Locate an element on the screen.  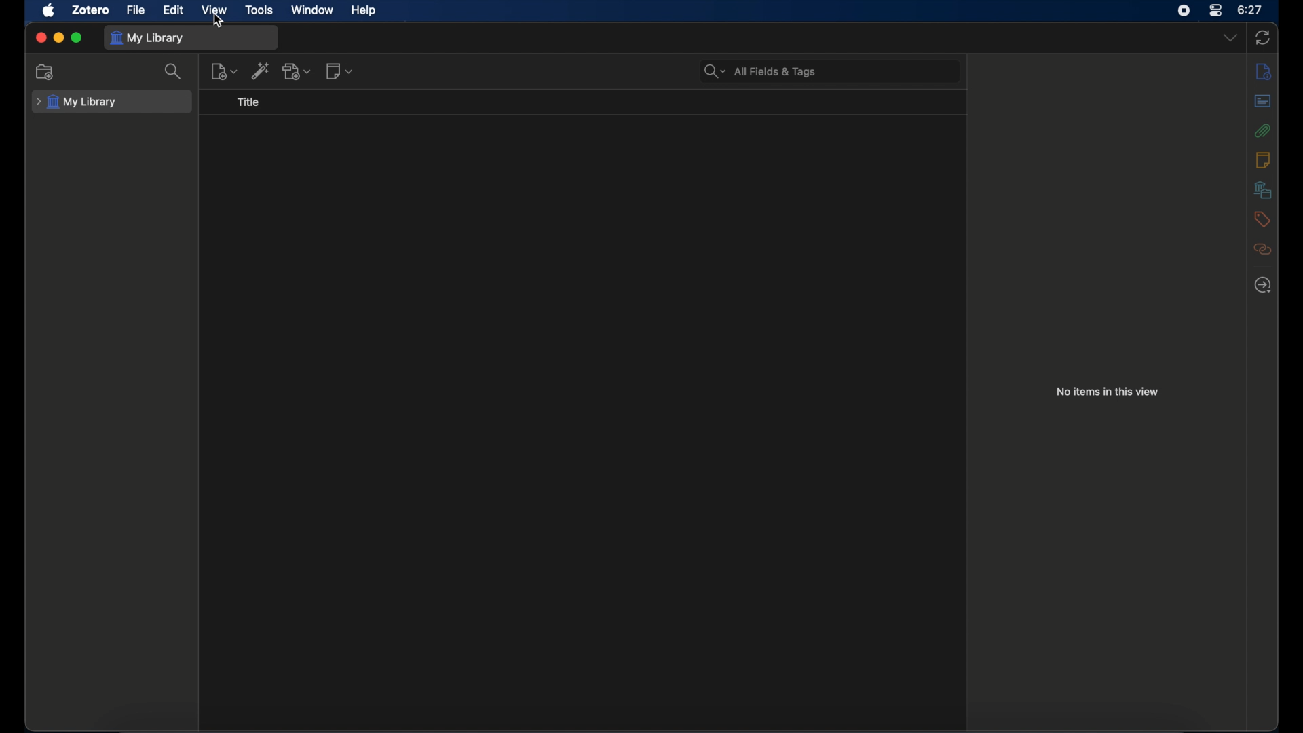
close is located at coordinates (41, 39).